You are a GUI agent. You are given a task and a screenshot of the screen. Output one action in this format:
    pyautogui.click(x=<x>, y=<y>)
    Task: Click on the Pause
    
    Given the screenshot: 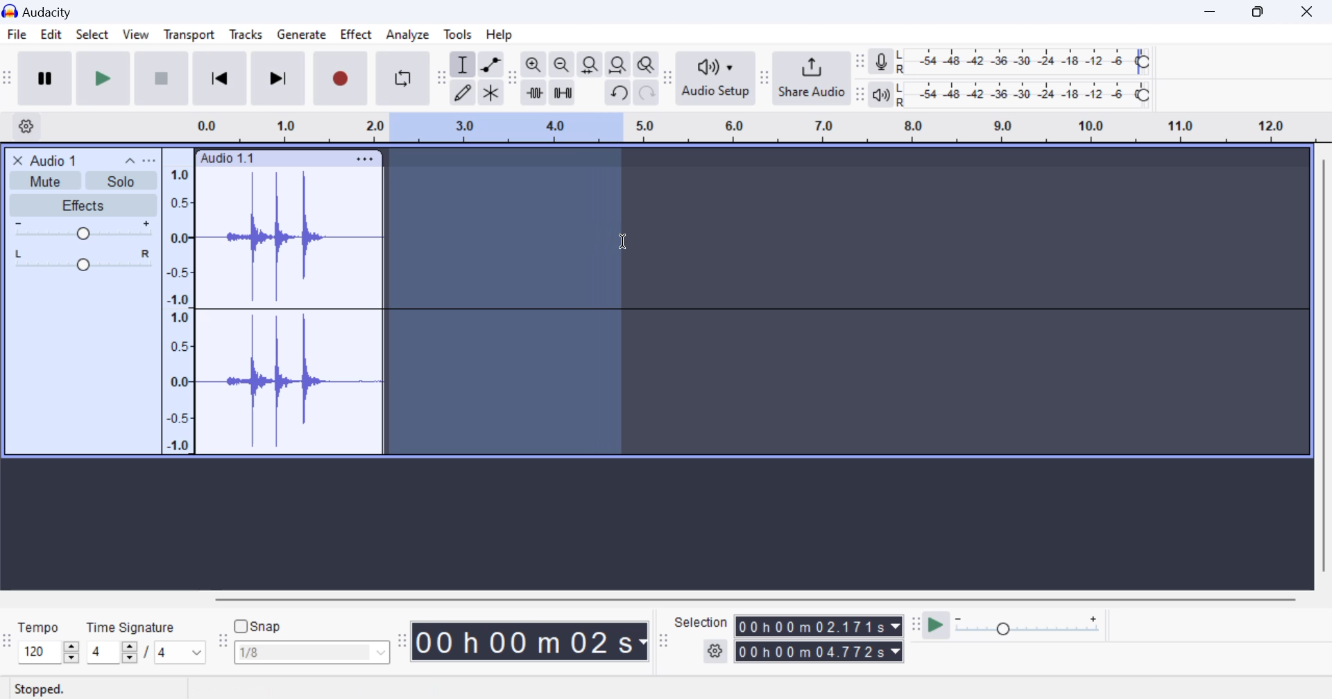 What is the action you would take?
    pyautogui.click(x=44, y=78)
    